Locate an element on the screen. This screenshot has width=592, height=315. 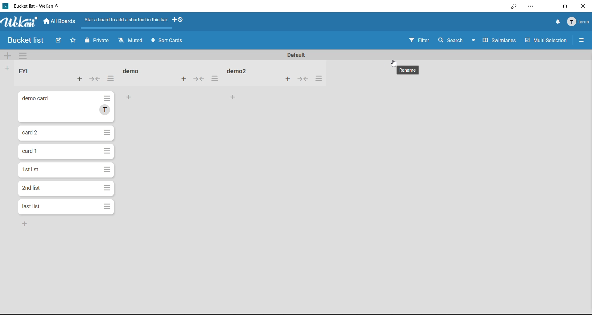
swimlane actions is located at coordinates (26, 56).